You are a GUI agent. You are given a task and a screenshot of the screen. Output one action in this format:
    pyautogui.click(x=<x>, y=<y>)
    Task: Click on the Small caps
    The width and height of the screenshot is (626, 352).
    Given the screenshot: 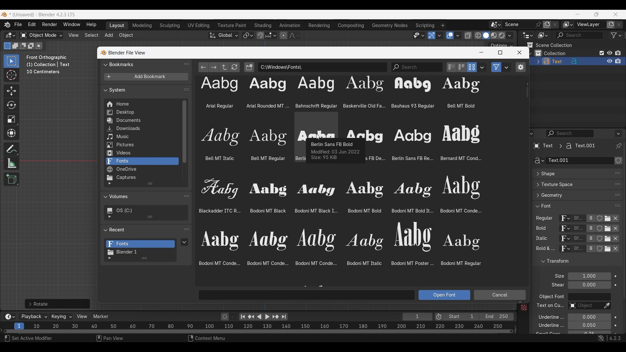 What is the action you would take?
    pyautogui.click(x=589, y=332)
    